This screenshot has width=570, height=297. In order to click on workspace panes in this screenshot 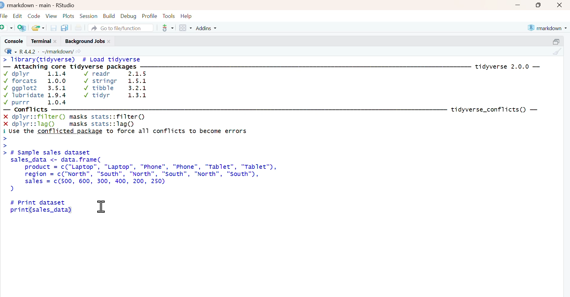, I will do `click(186, 28)`.